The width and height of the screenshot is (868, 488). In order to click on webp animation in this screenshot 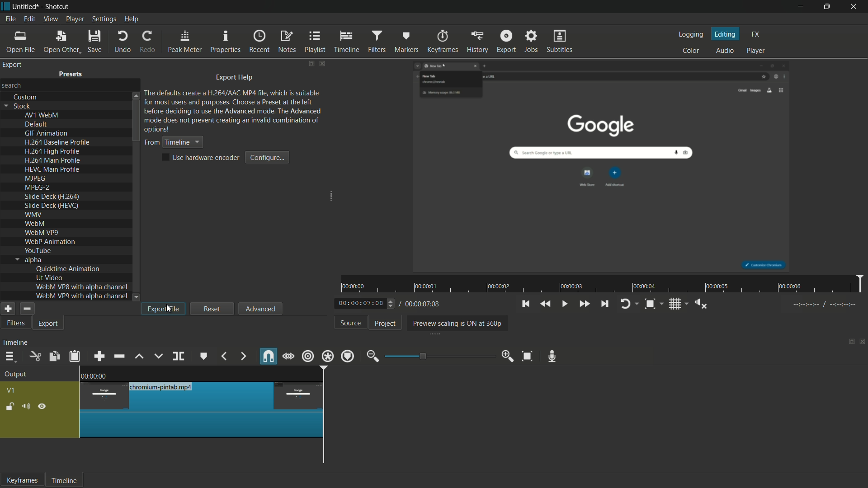, I will do `click(49, 242)`.